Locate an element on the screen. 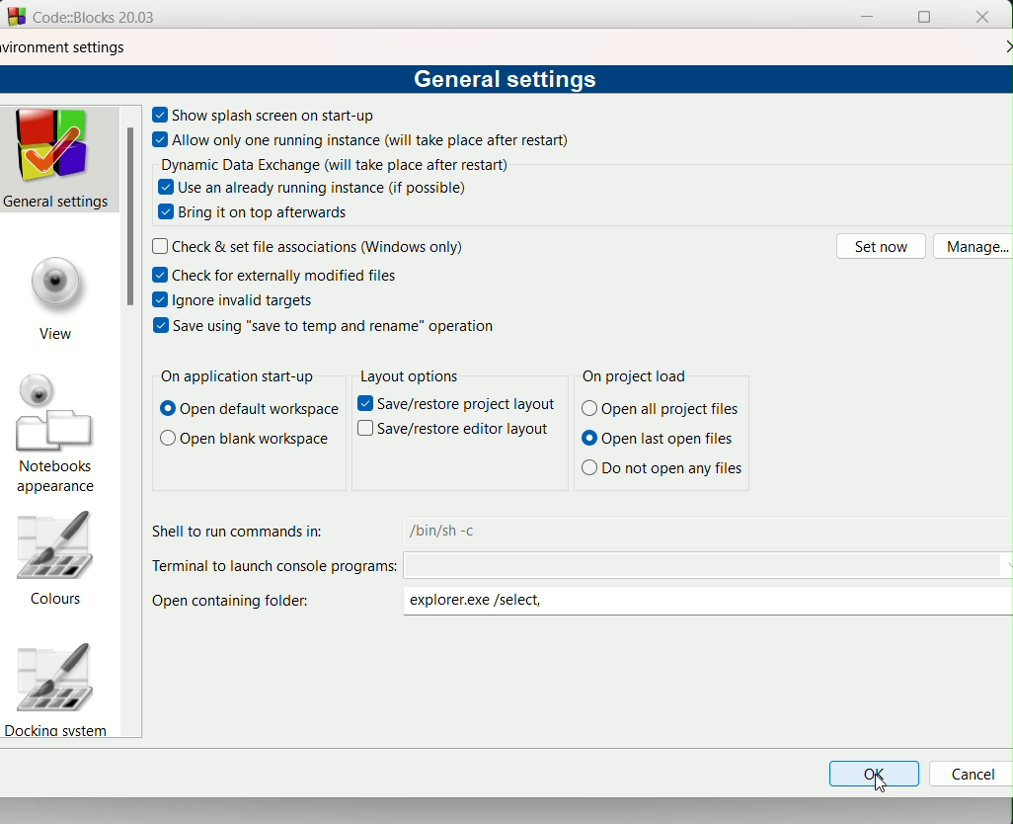 This screenshot has width=1013, height=824. manage is located at coordinates (973, 248).